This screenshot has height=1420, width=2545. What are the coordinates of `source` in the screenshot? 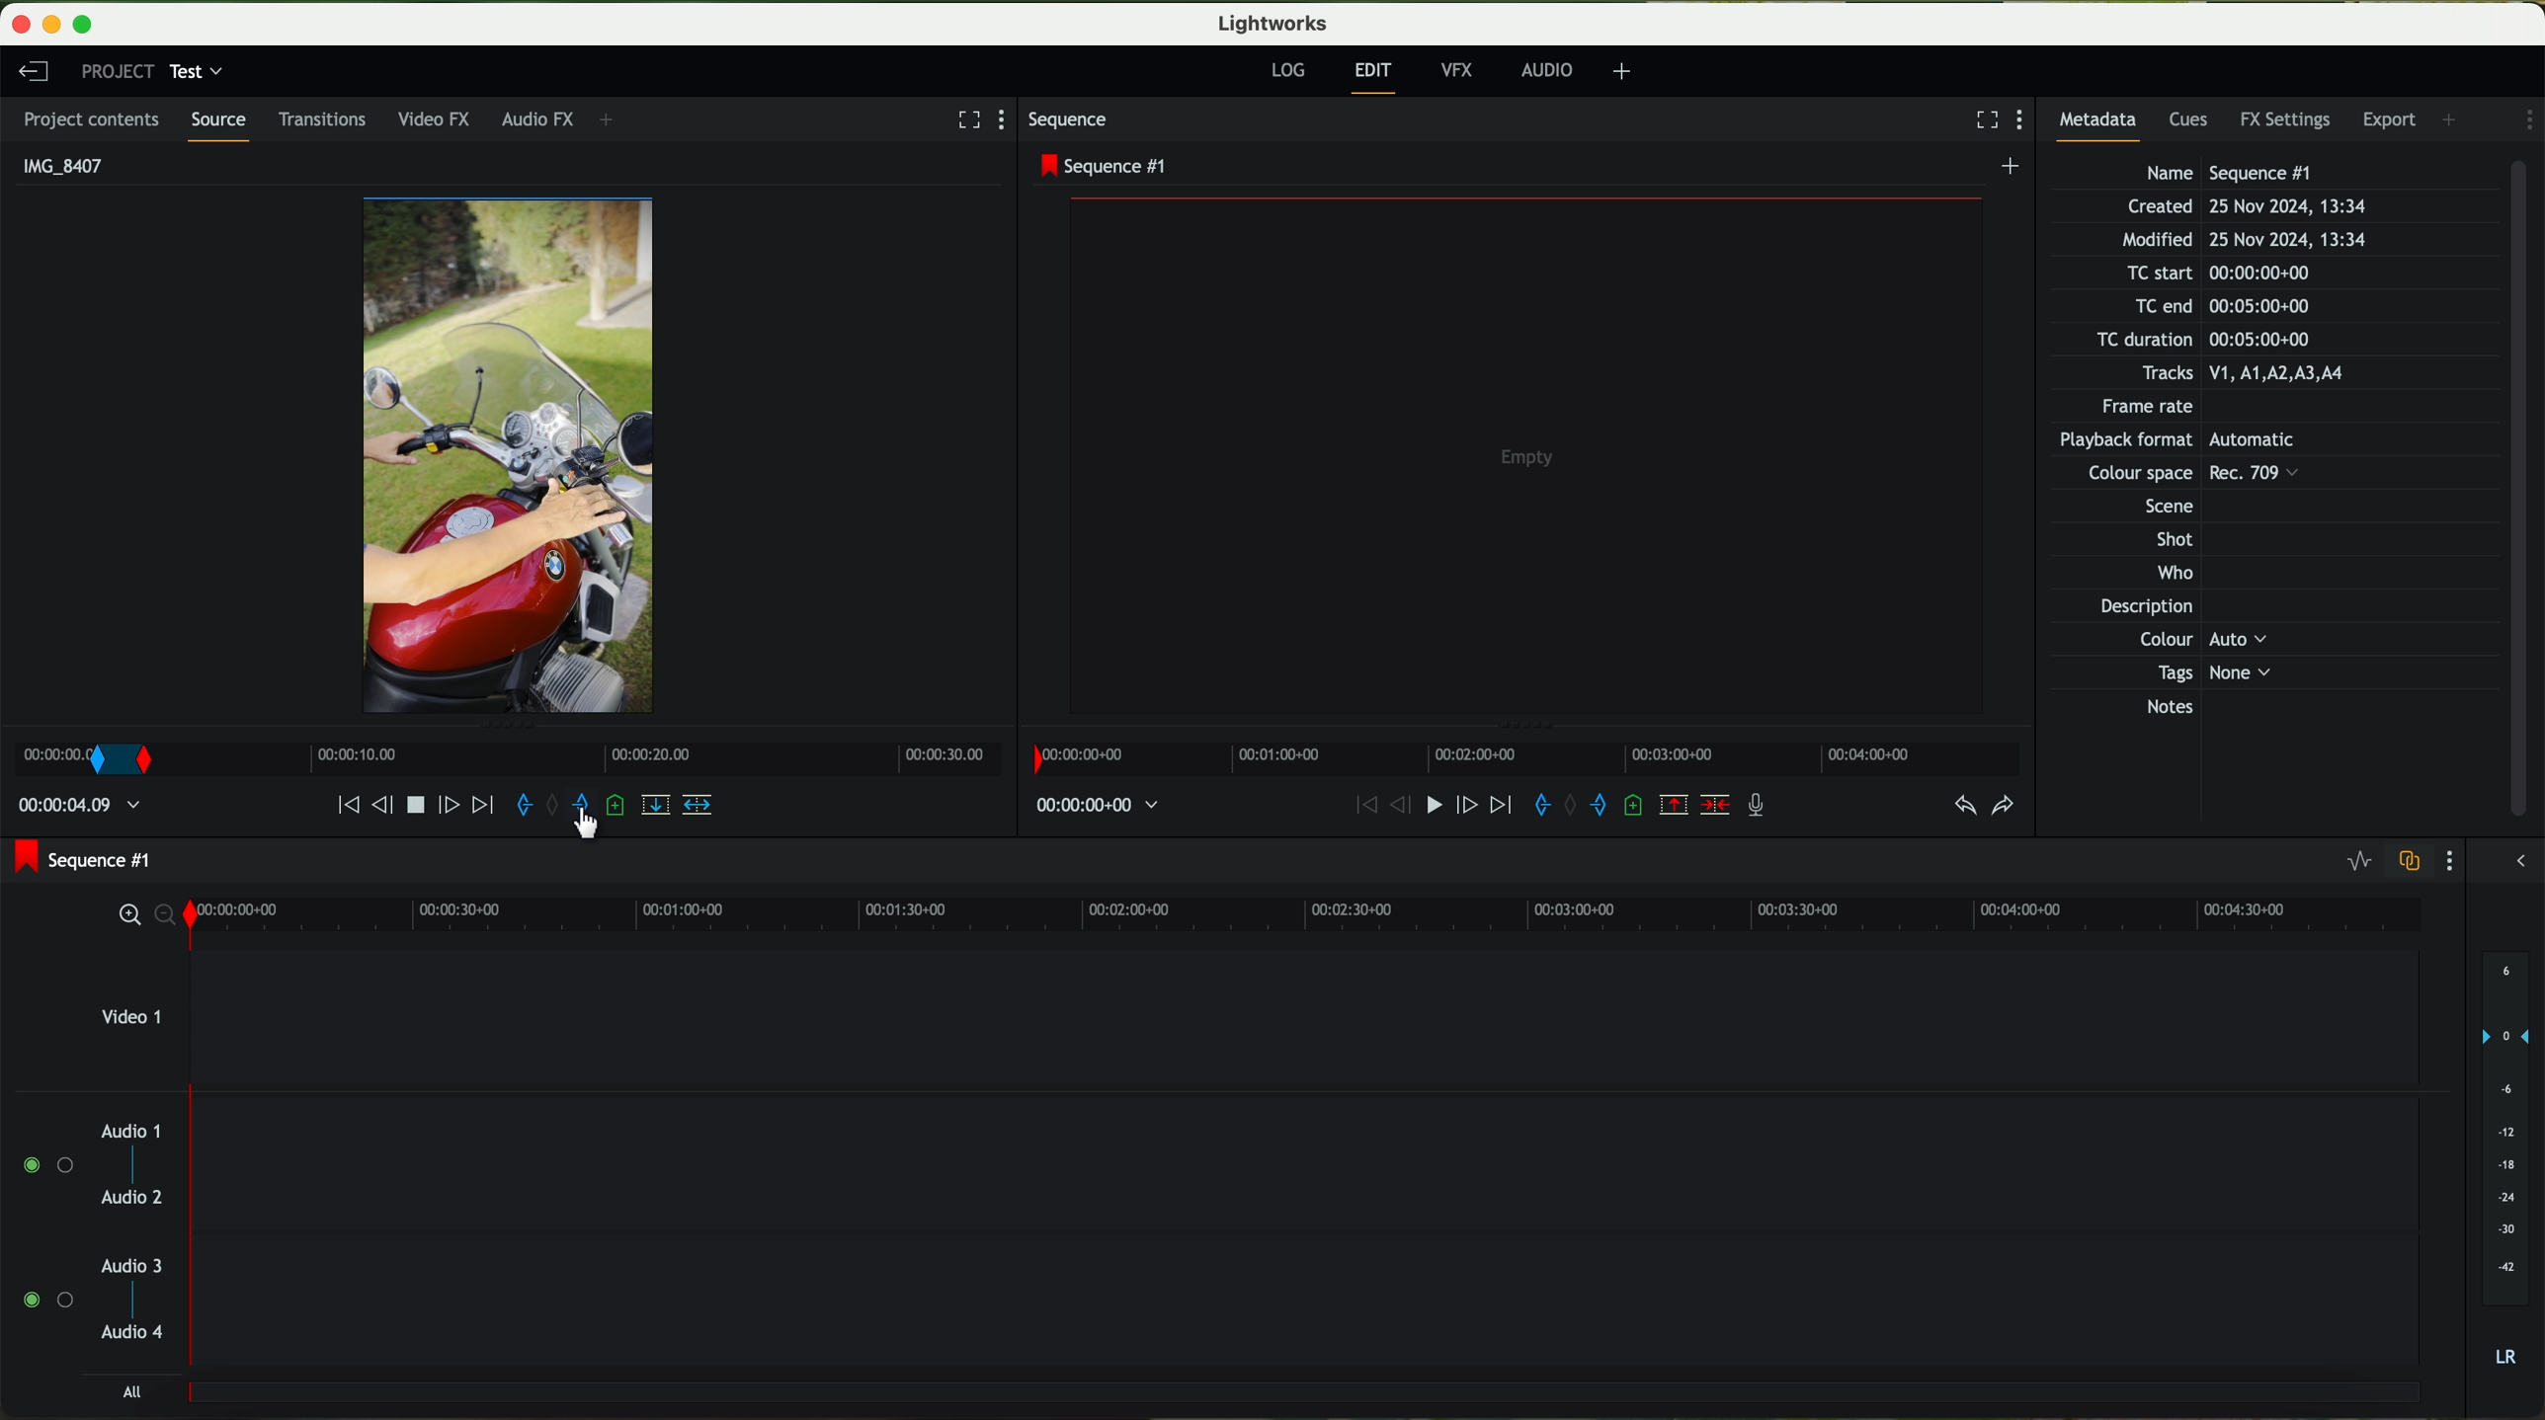 It's located at (224, 125).